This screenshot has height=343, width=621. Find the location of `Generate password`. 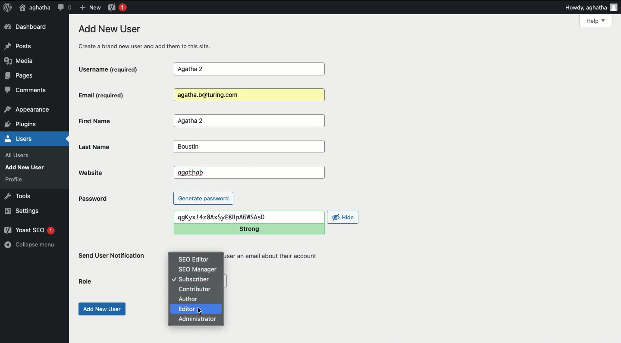

Generate password is located at coordinates (204, 198).